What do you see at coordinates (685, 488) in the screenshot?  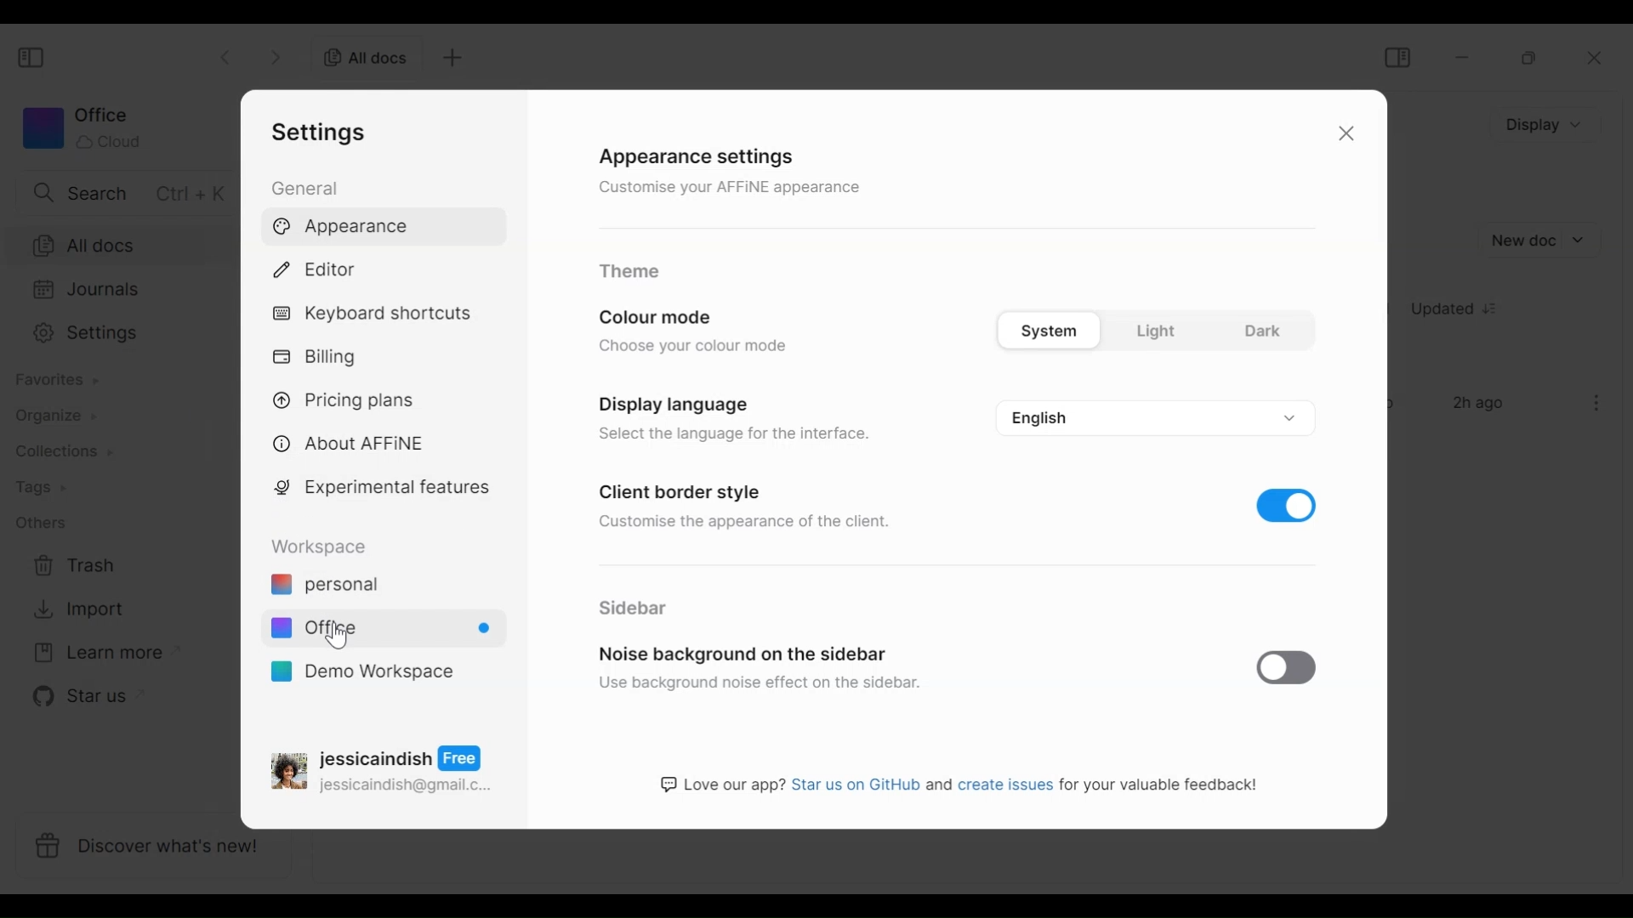 I see `Client border style` at bounding box center [685, 488].